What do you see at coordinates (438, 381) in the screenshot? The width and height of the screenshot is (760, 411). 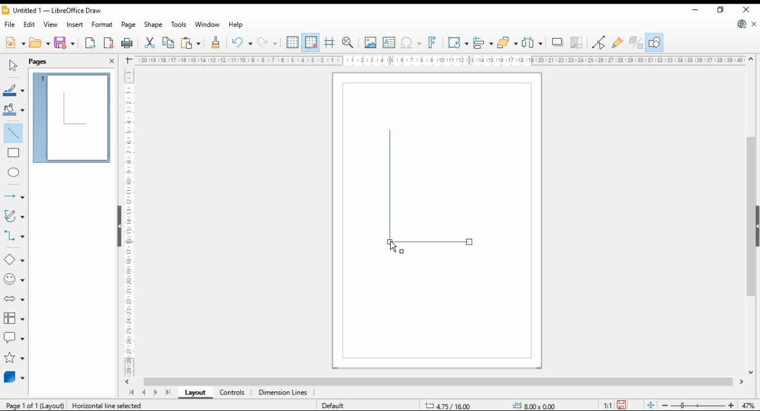 I see `scroll bar` at bounding box center [438, 381].